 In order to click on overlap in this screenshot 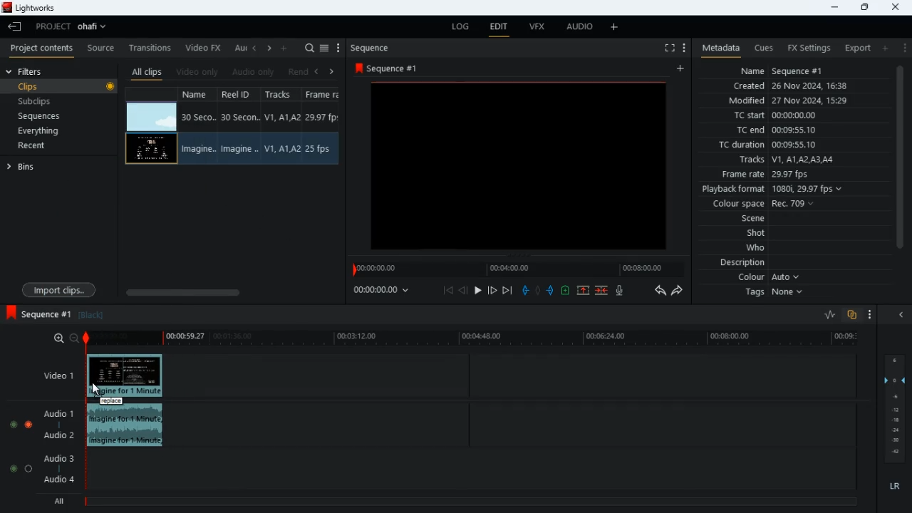, I will do `click(853, 316)`.